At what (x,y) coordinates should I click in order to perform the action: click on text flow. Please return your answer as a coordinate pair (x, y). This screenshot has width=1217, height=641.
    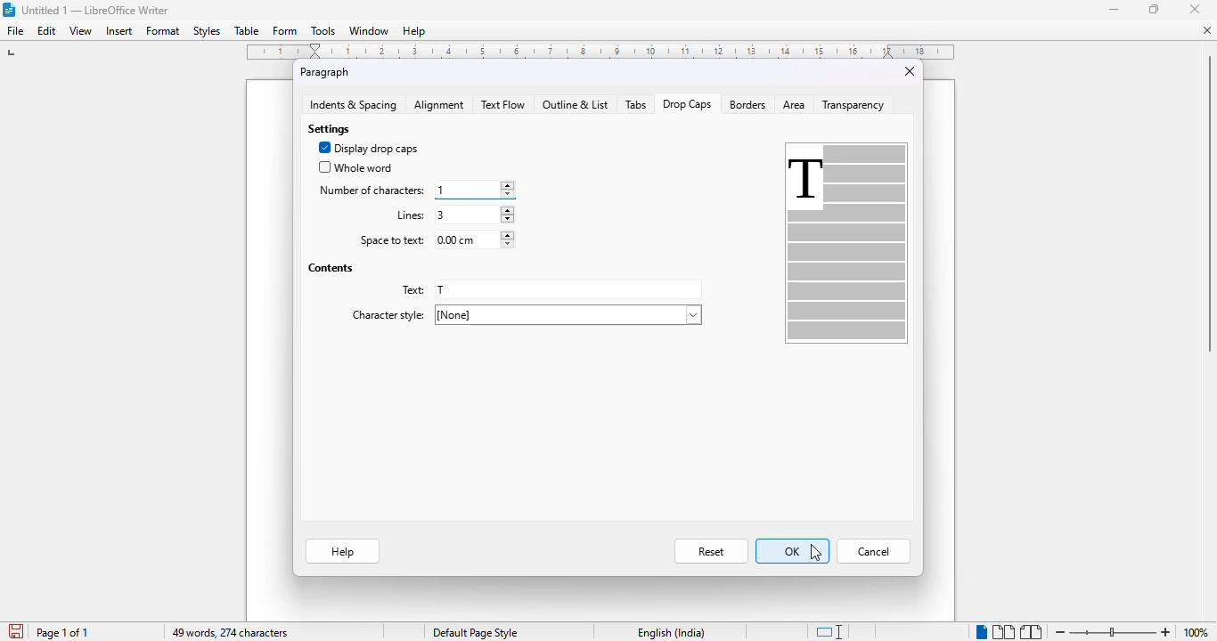
    Looking at the image, I should click on (503, 105).